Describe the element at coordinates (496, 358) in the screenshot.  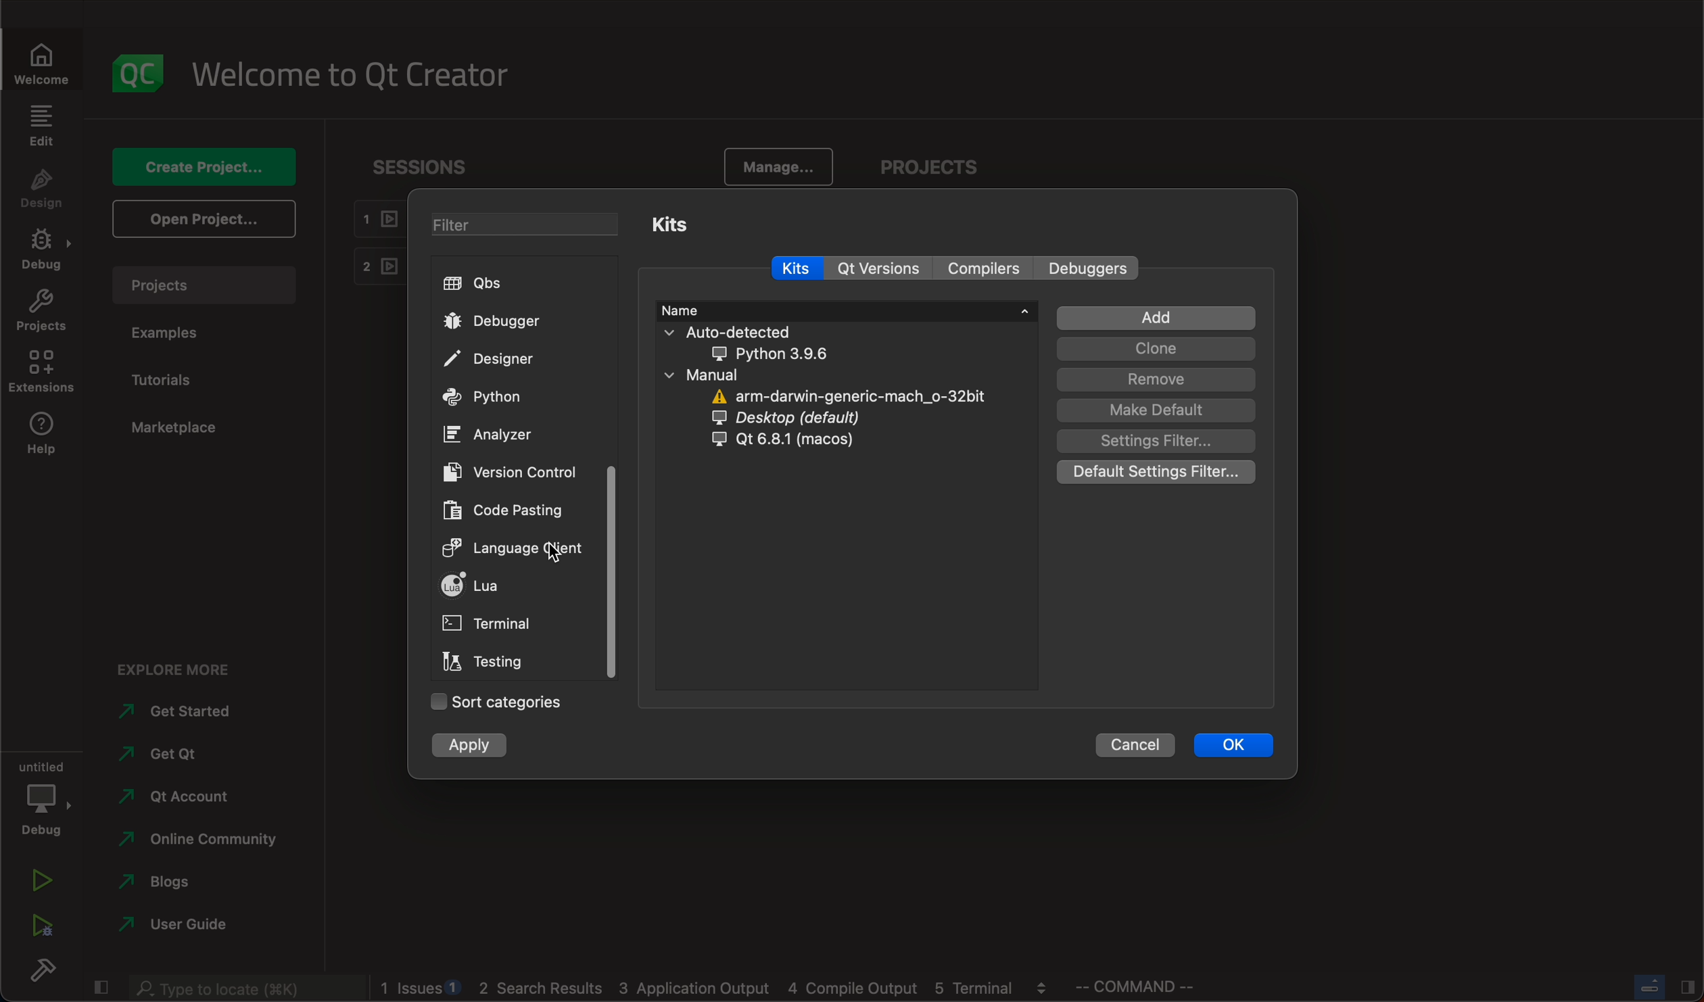
I see `designer` at that location.